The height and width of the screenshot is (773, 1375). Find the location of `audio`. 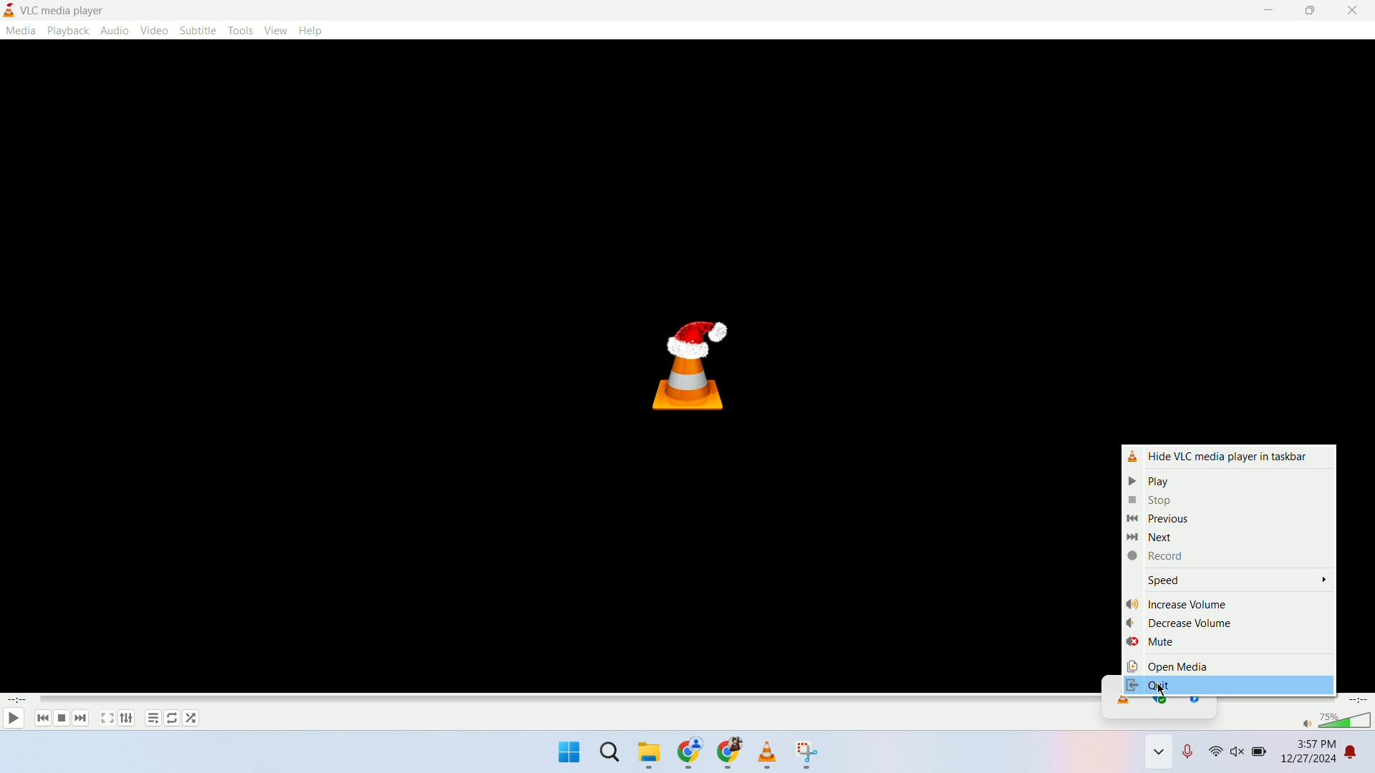

audio is located at coordinates (114, 30).